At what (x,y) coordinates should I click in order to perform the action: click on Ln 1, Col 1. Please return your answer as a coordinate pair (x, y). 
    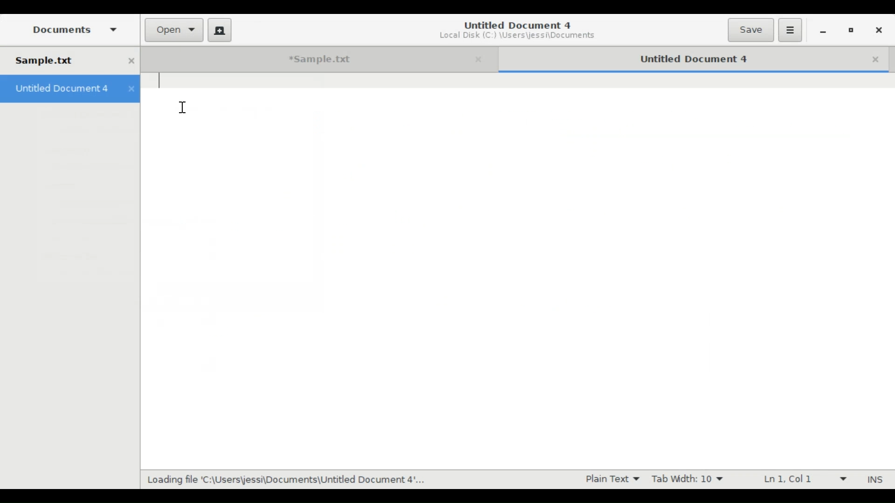
    Looking at the image, I should click on (799, 478).